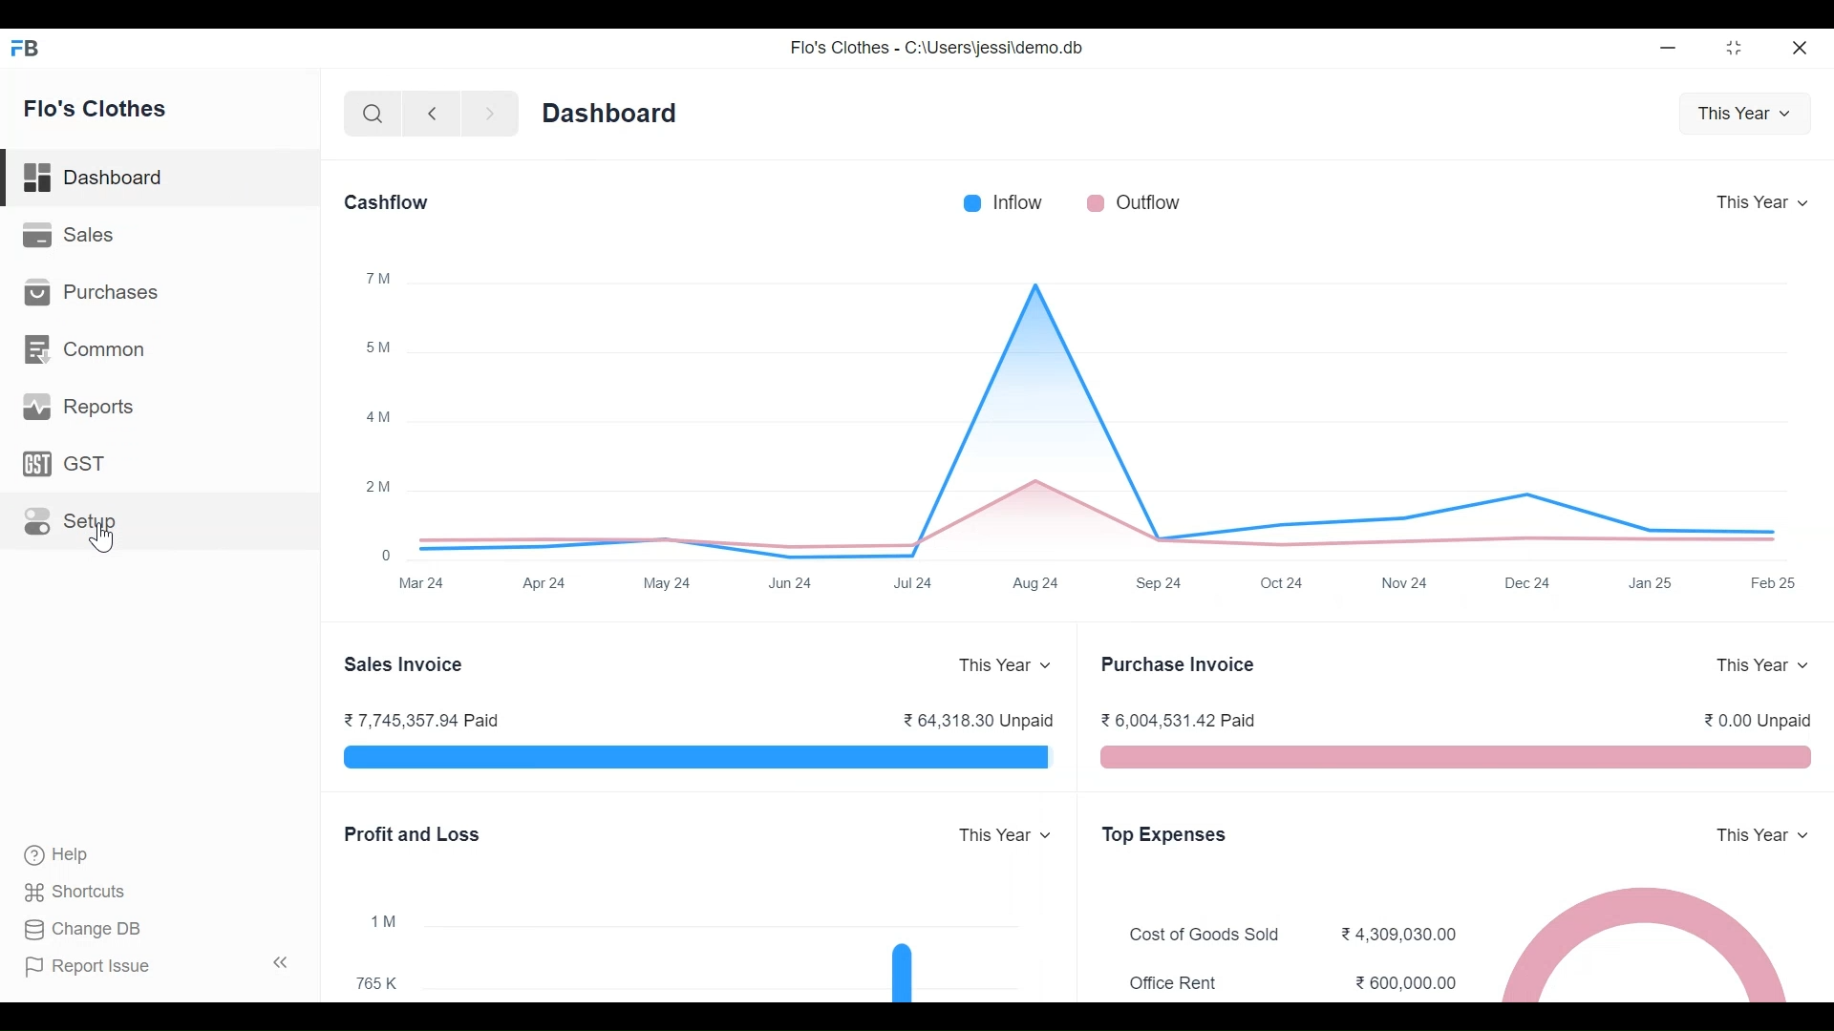  What do you see at coordinates (915, 584) in the screenshot?
I see `jul 24` at bounding box center [915, 584].